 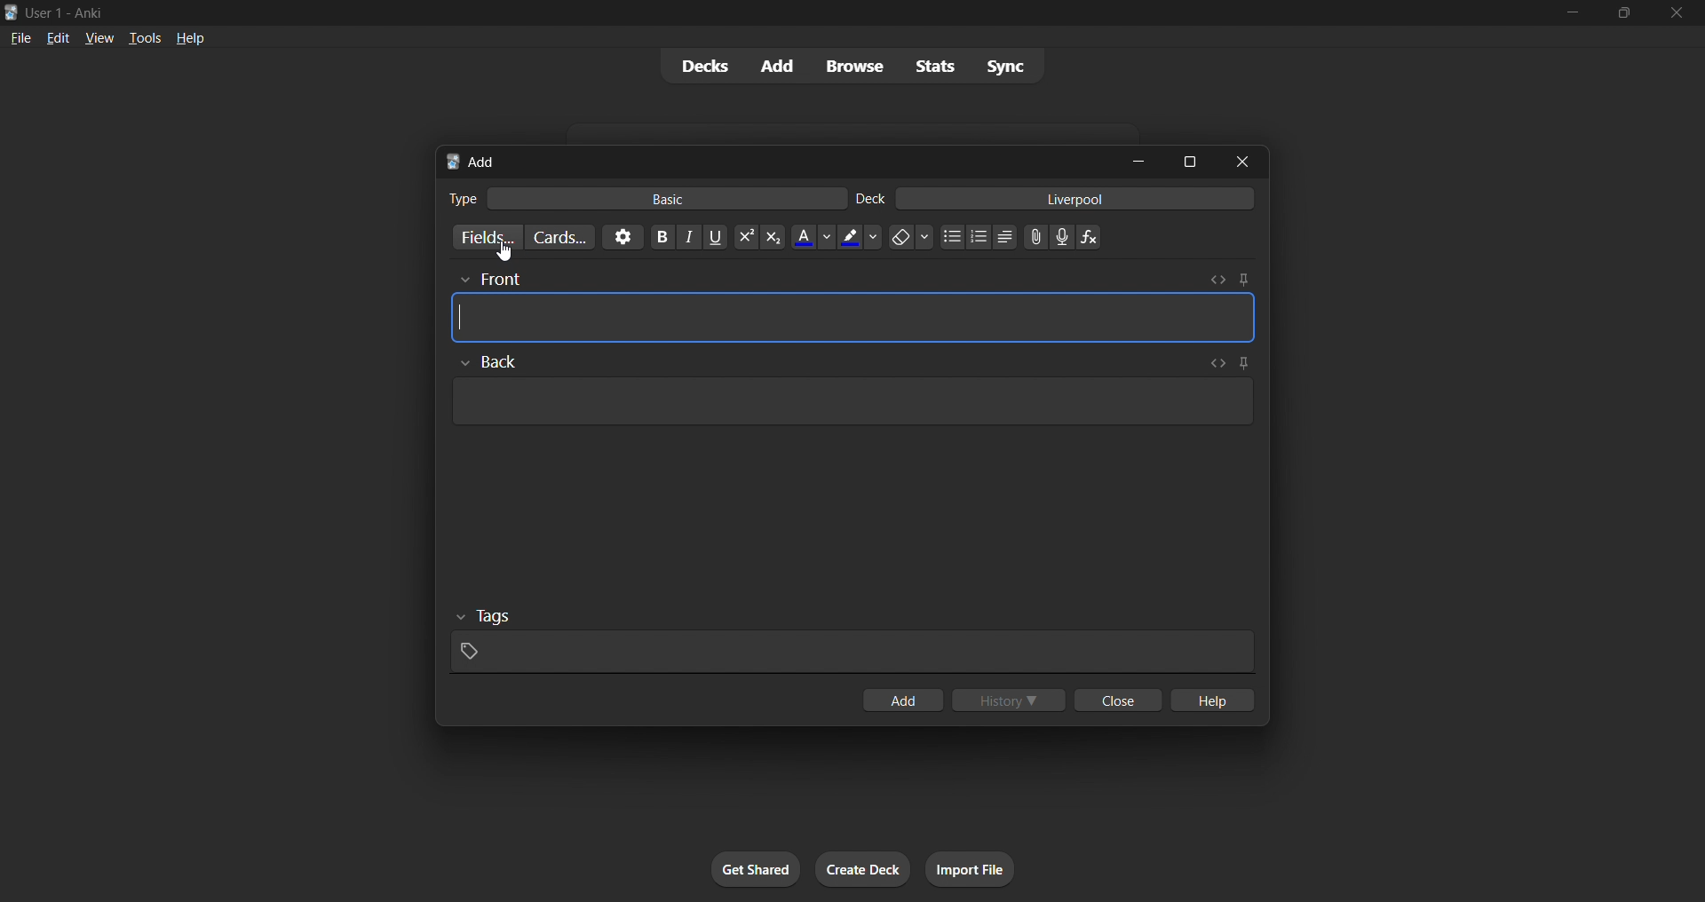 What do you see at coordinates (853, 318) in the screenshot?
I see `card font input` at bounding box center [853, 318].